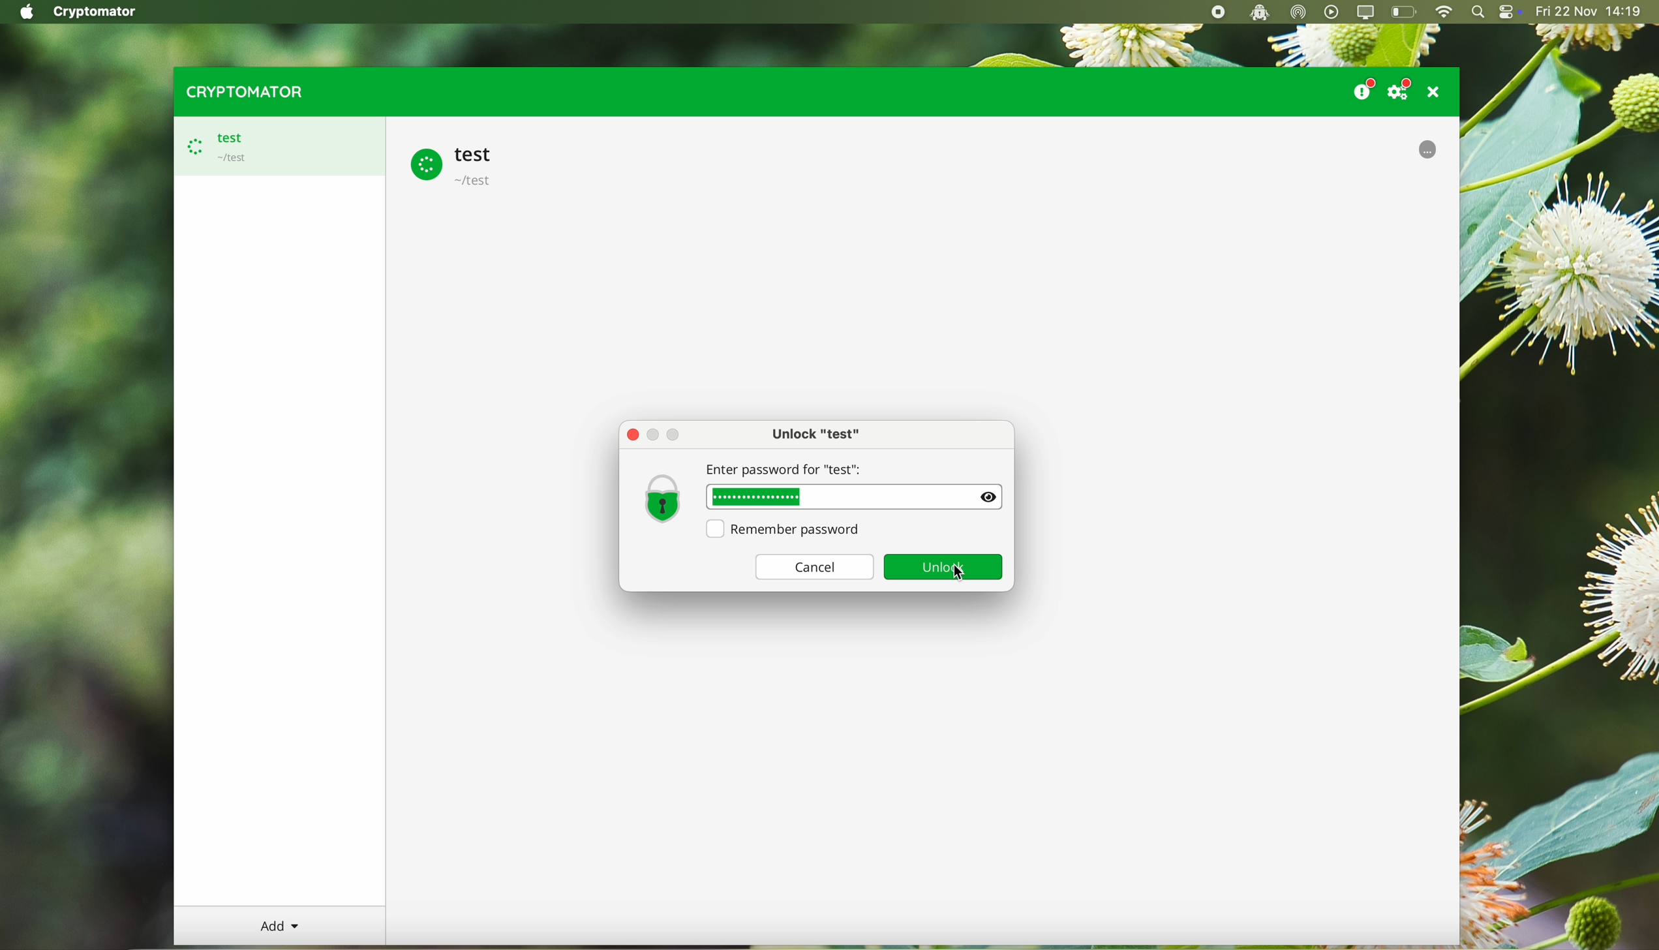  What do you see at coordinates (838, 470) in the screenshot?
I see `enter password for "test"` at bounding box center [838, 470].